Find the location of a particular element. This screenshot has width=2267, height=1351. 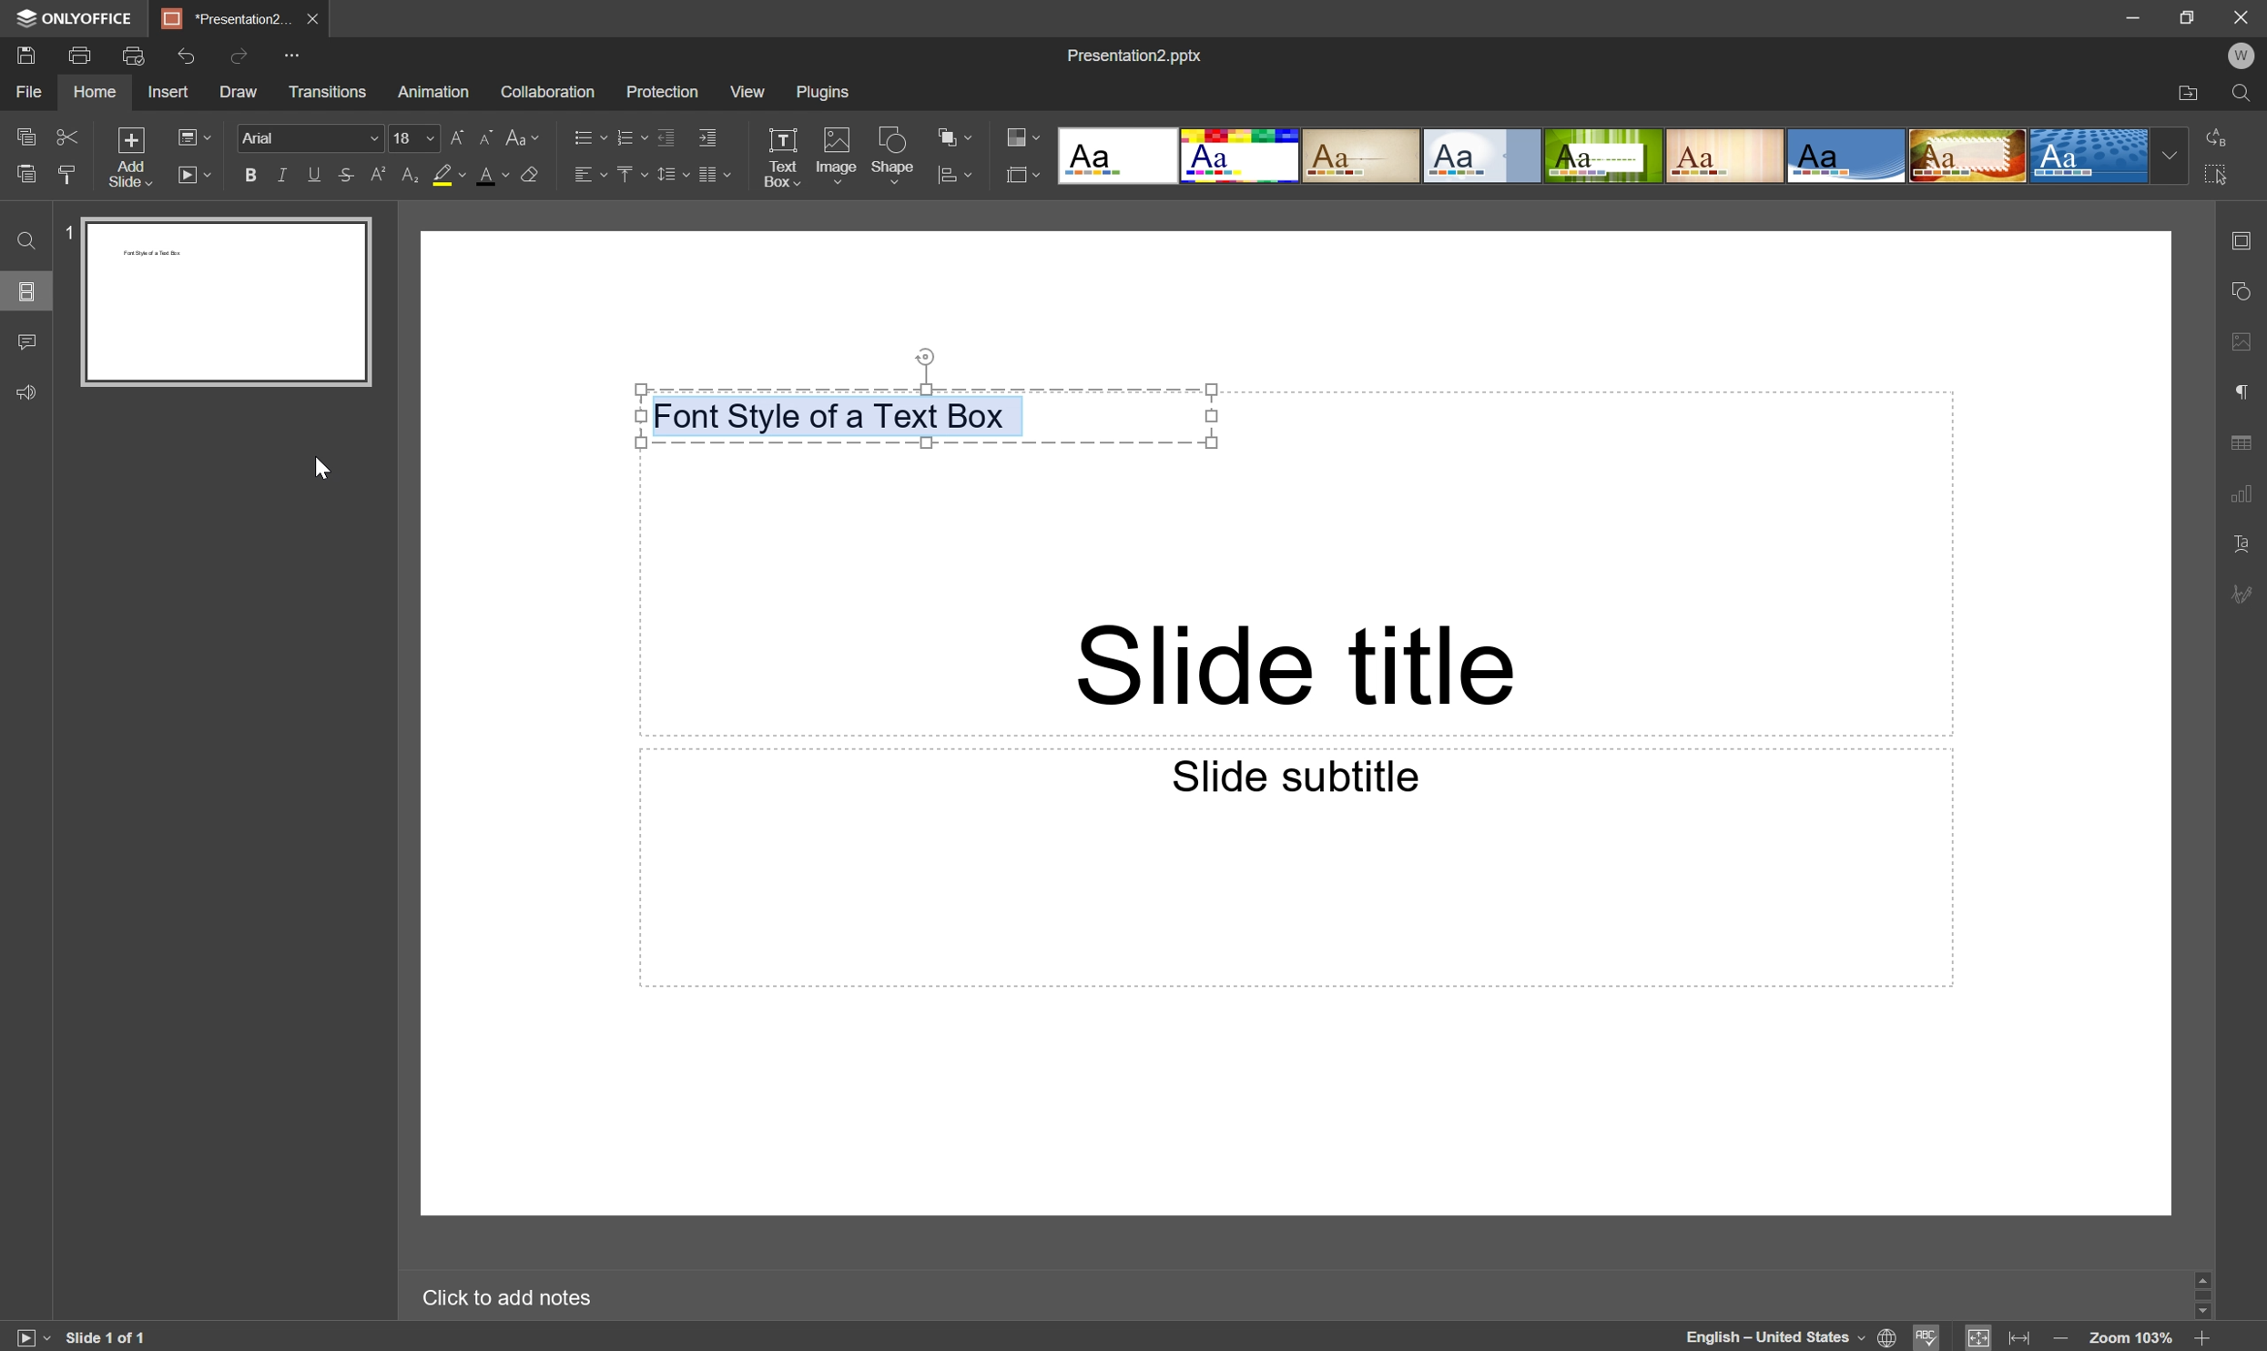

Text Box is located at coordinates (781, 156).